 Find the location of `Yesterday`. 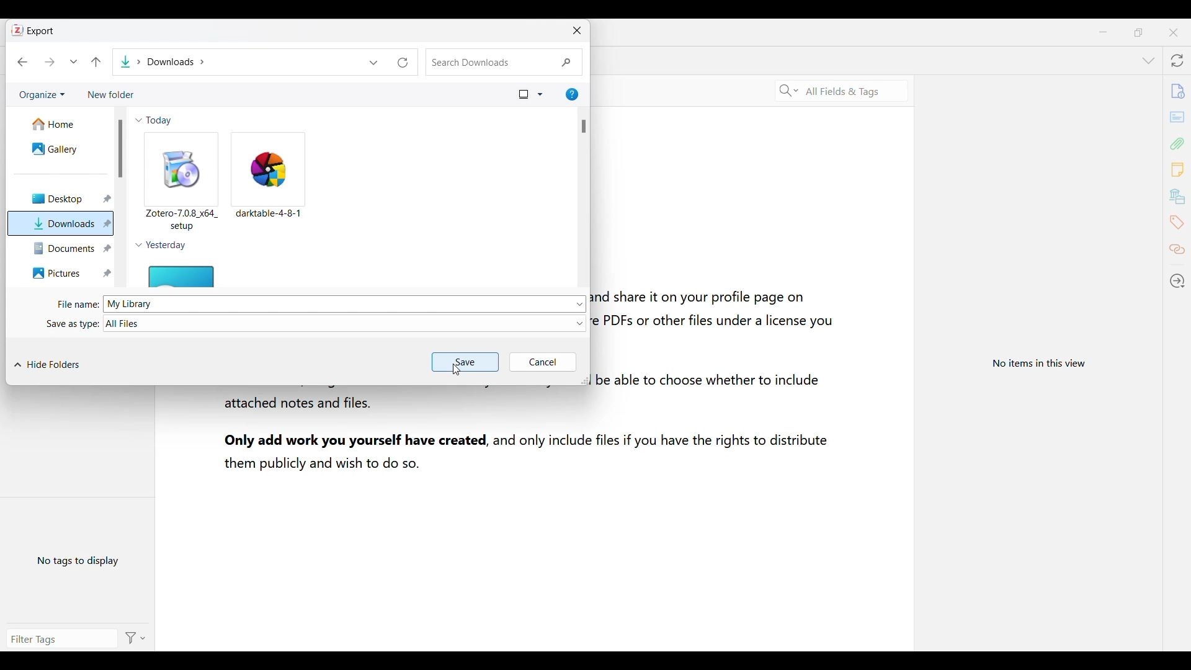

Yesterday is located at coordinates (161, 244).